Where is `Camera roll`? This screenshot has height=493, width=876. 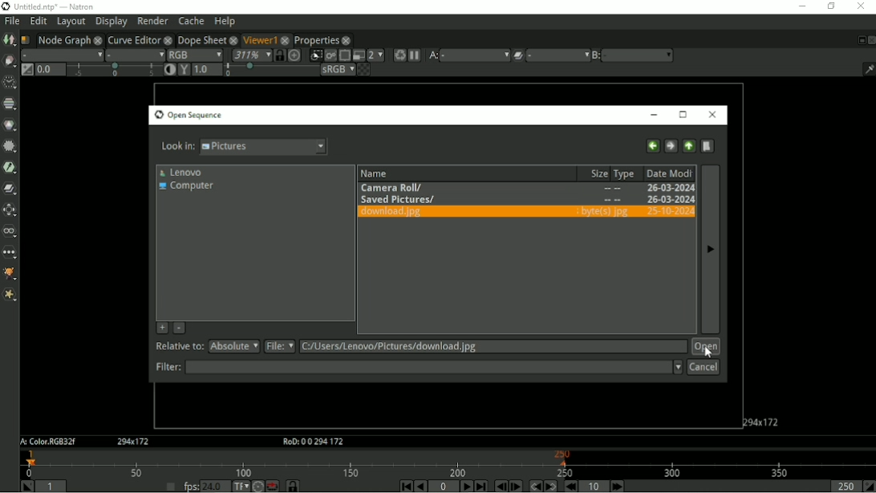
Camera roll is located at coordinates (525, 188).